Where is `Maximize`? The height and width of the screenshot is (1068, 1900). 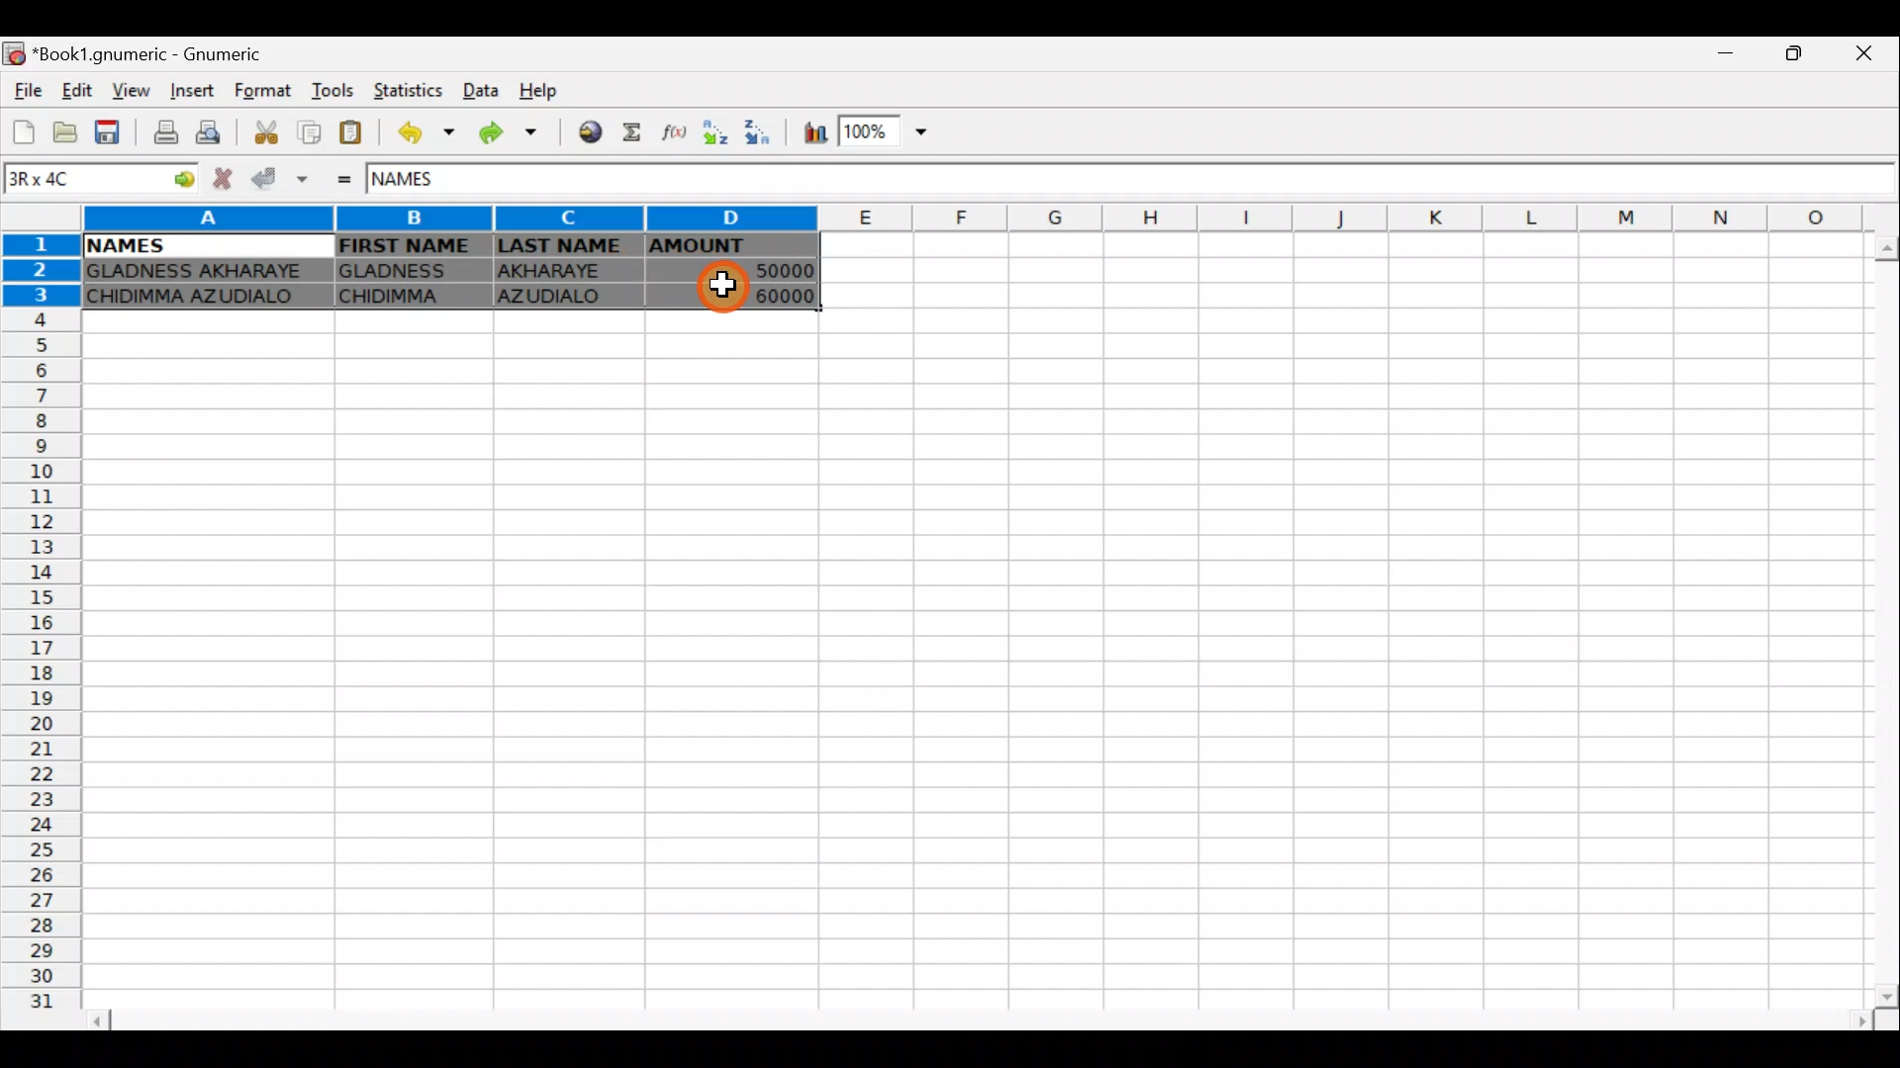 Maximize is located at coordinates (1799, 55).